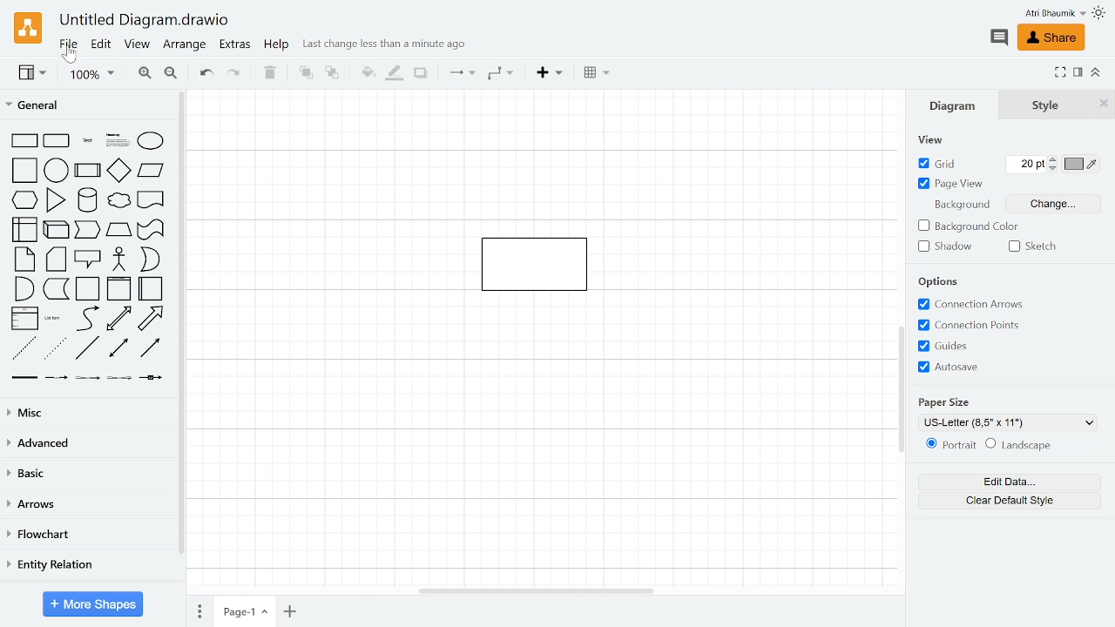 This screenshot has width=1115, height=627. What do you see at coordinates (289, 611) in the screenshot?
I see `Add page` at bounding box center [289, 611].